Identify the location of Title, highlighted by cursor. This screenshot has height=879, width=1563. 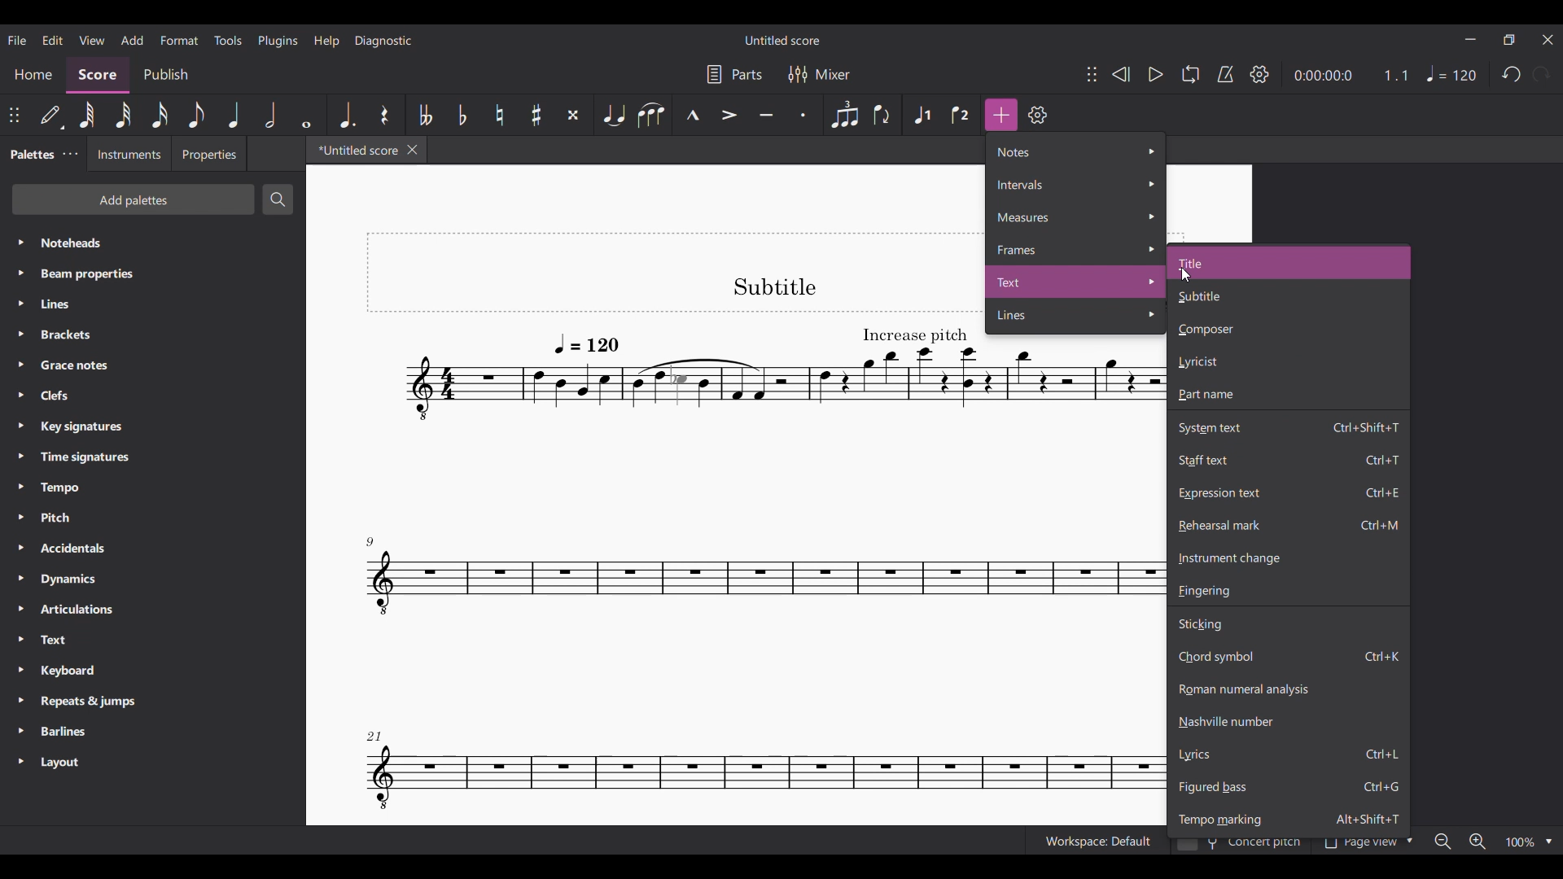
(1289, 263).